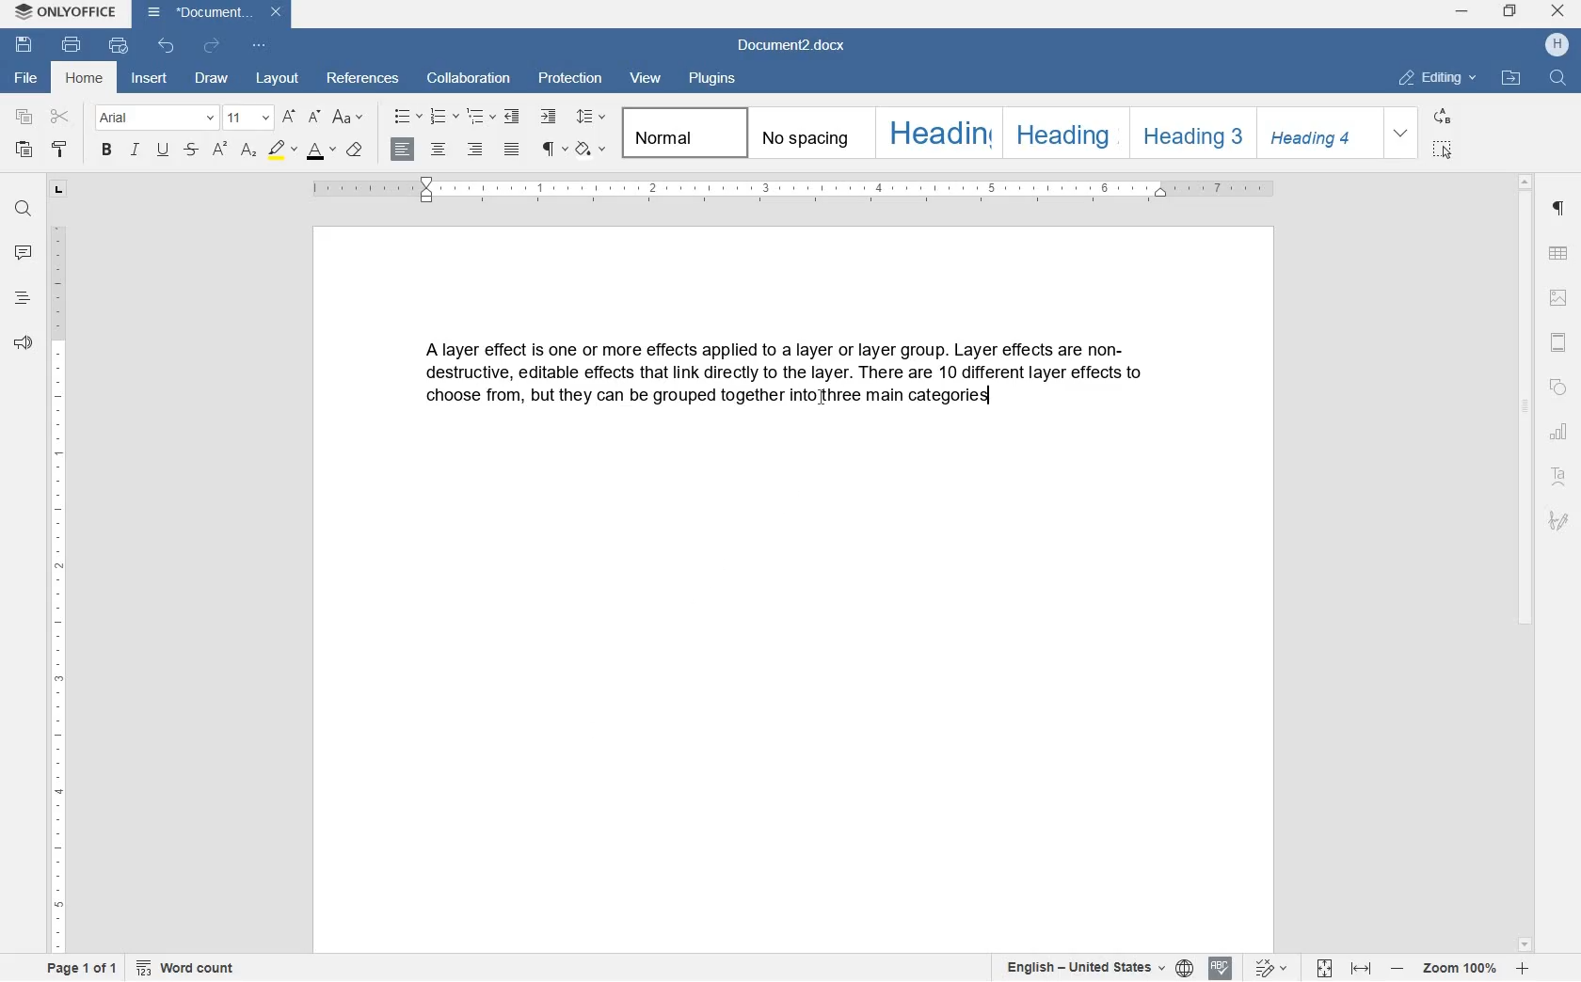 Image resolution: width=1581 pixels, height=982 pixels. What do you see at coordinates (1525, 562) in the screenshot?
I see `scrollbar` at bounding box center [1525, 562].